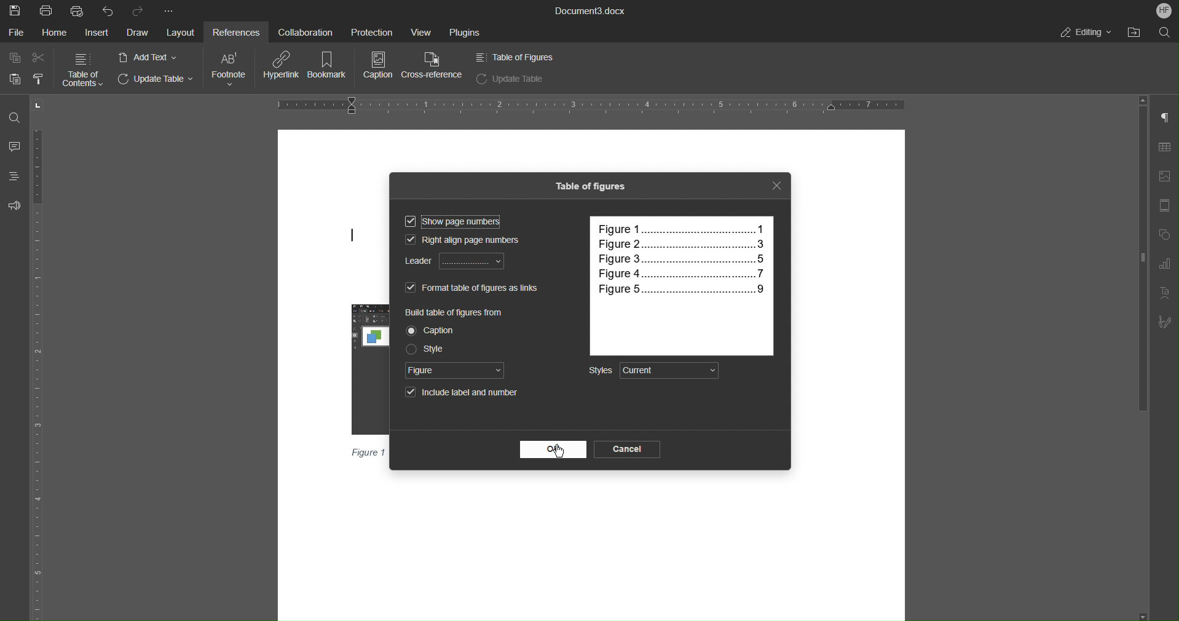 The image size is (1179, 621). Describe the element at coordinates (463, 32) in the screenshot. I see `Plugins` at that location.